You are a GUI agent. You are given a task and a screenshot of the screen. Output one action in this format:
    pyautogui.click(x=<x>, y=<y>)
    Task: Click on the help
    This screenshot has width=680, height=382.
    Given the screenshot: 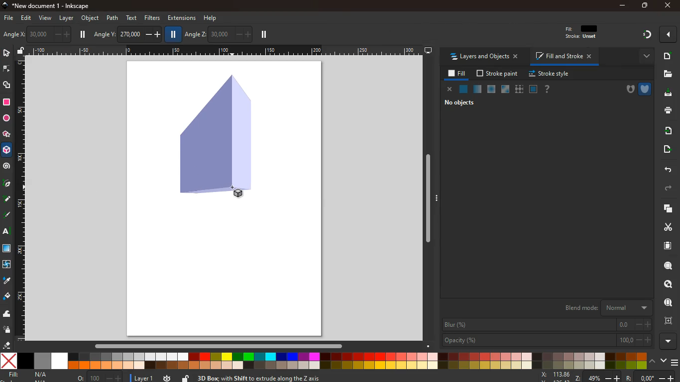 What is the action you would take?
    pyautogui.click(x=211, y=17)
    